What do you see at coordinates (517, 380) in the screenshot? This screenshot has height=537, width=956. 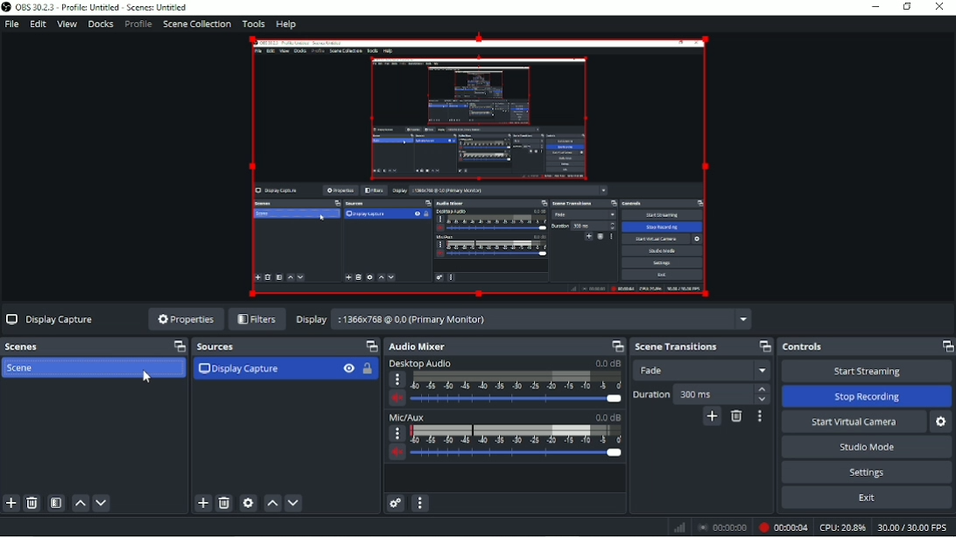 I see `Scale` at bounding box center [517, 380].